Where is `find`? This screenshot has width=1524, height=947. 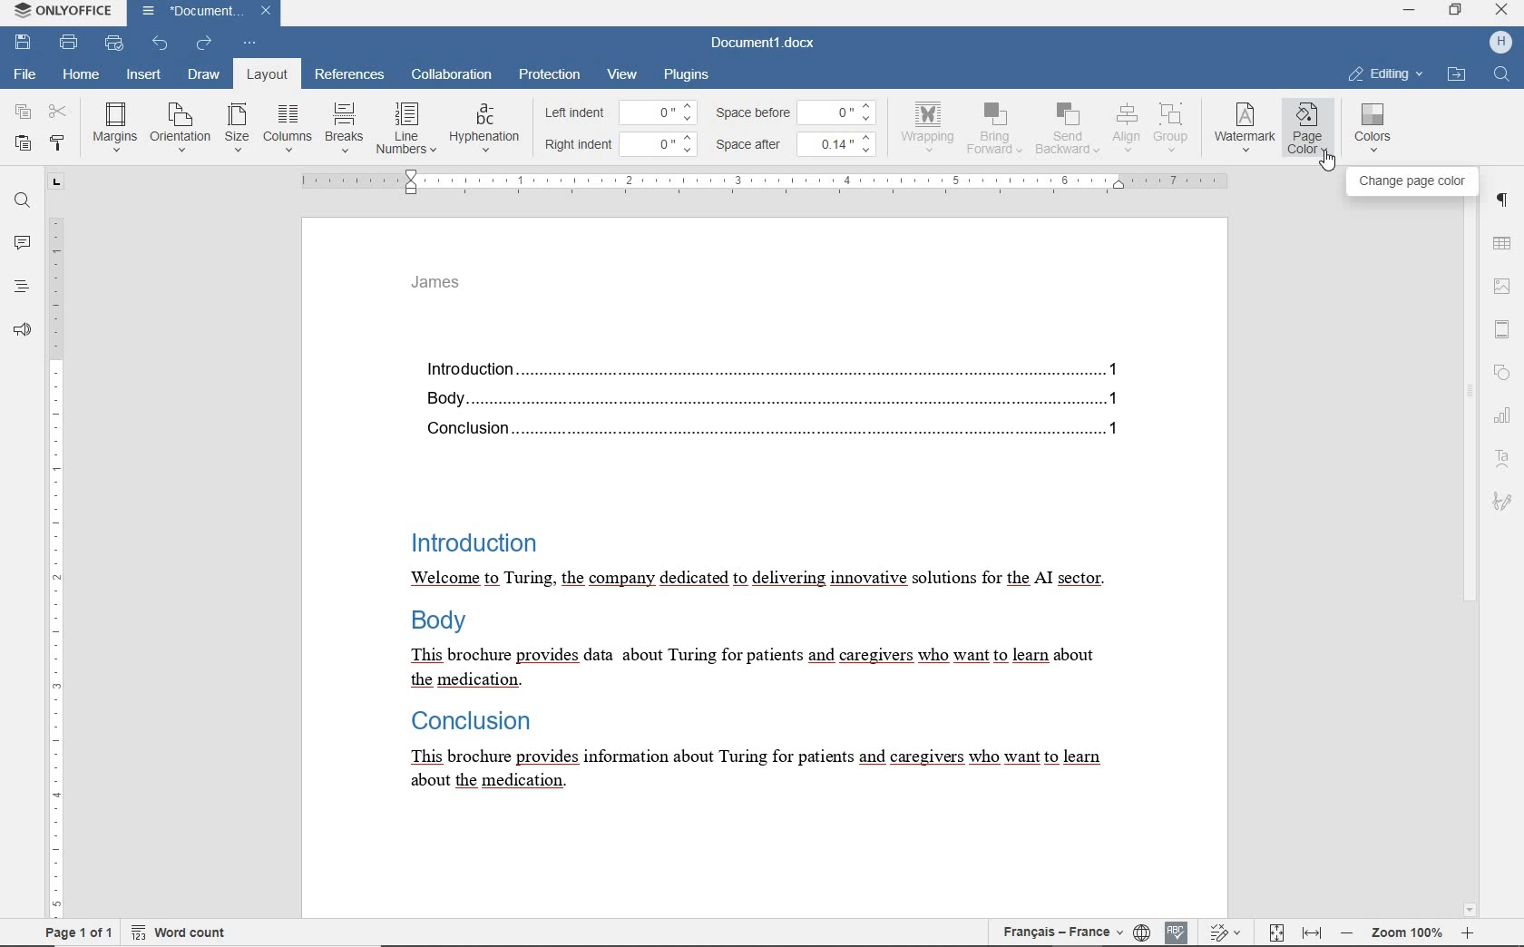 find is located at coordinates (22, 202).